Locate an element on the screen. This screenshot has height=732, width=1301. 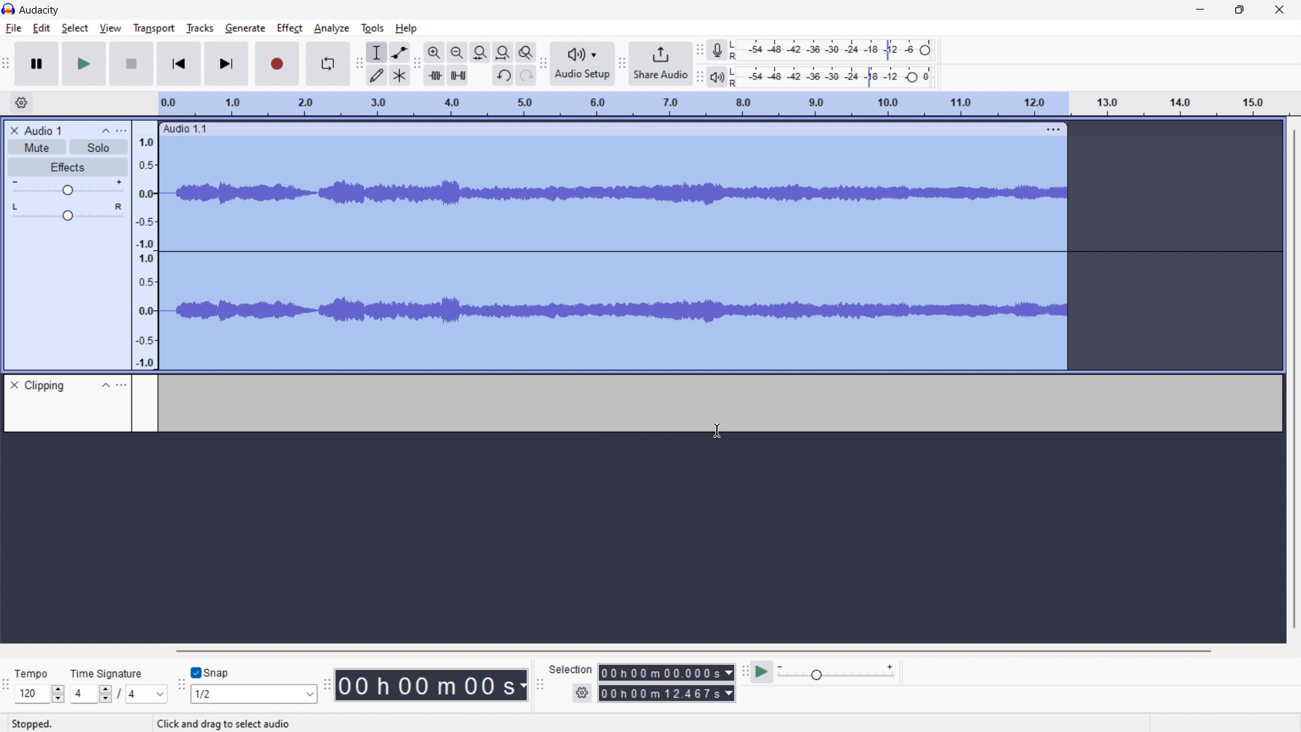
horizontal toolbar is located at coordinates (695, 651).